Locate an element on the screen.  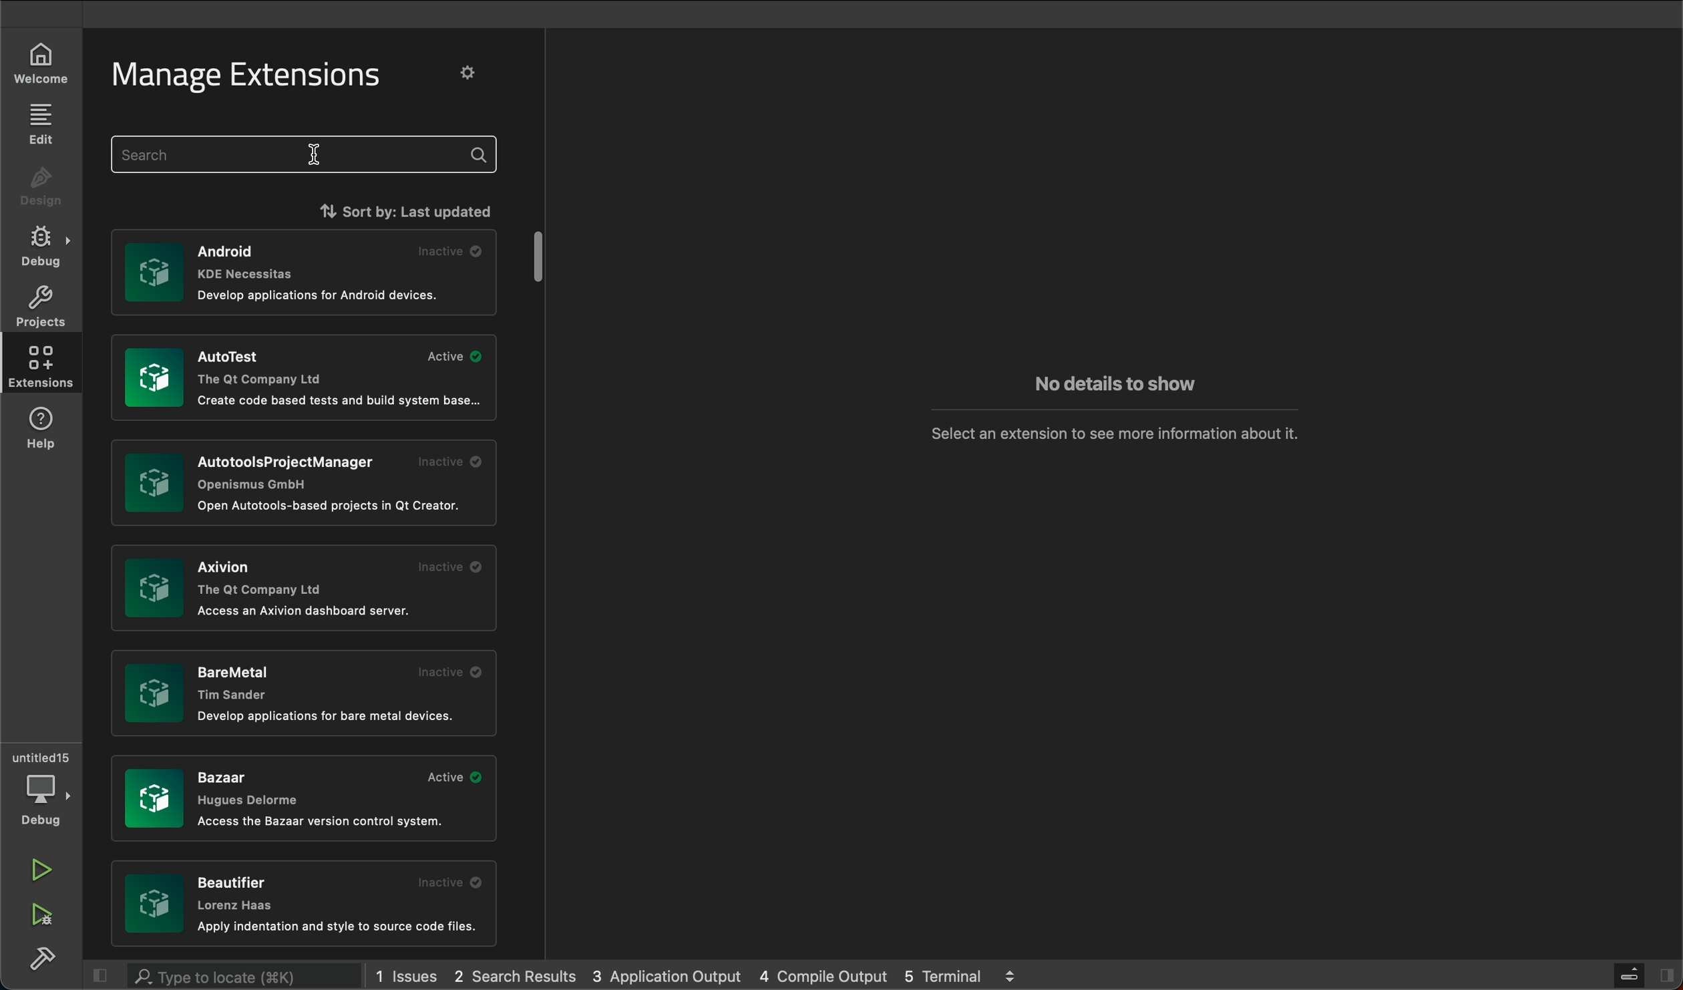
design is located at coordinates (40, 190).